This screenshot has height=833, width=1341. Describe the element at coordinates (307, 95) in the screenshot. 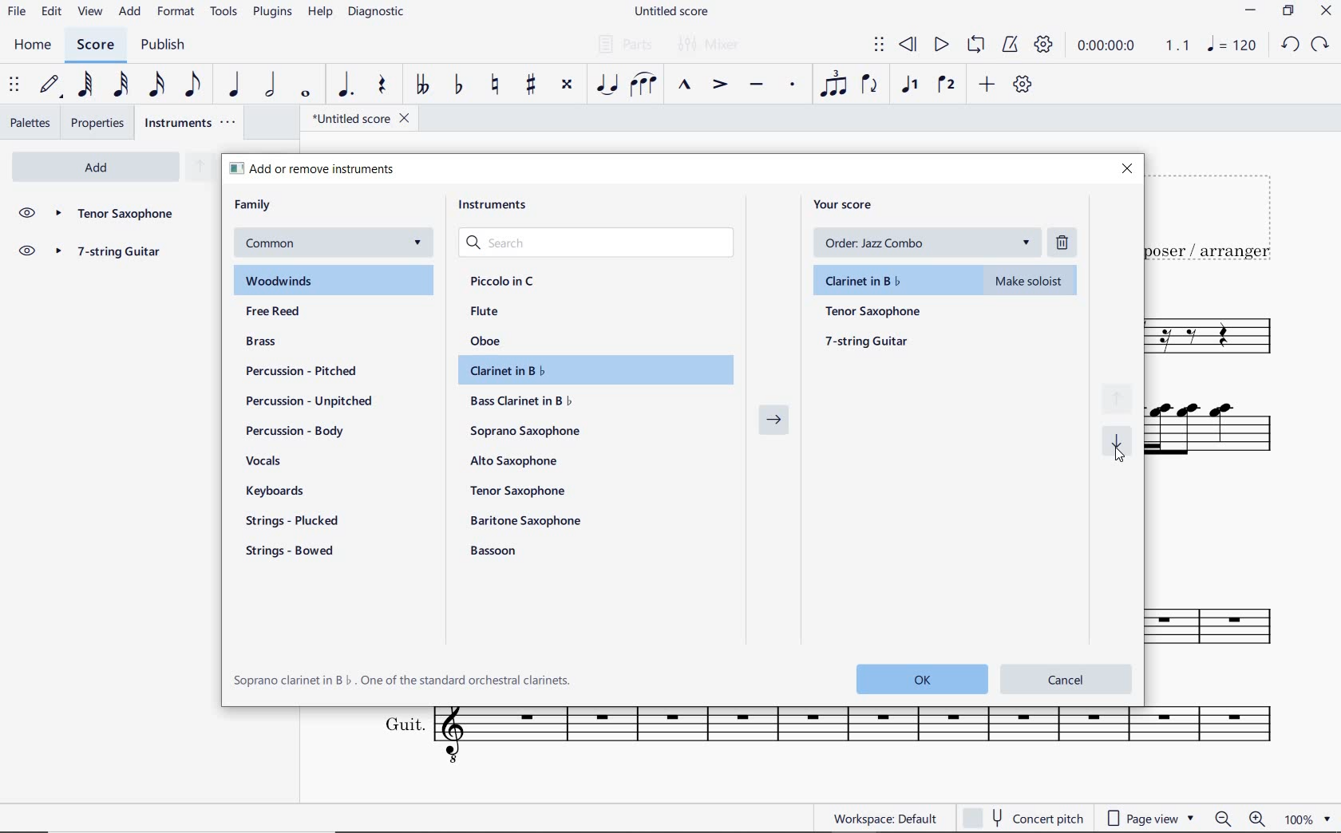

I see `WHOLE NOTE` at that location.